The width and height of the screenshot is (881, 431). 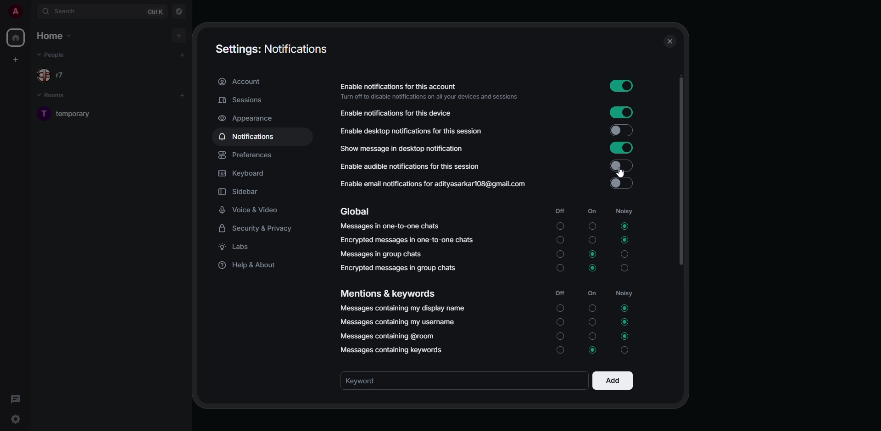 I want to click on selected, so click(x=625, y=309).